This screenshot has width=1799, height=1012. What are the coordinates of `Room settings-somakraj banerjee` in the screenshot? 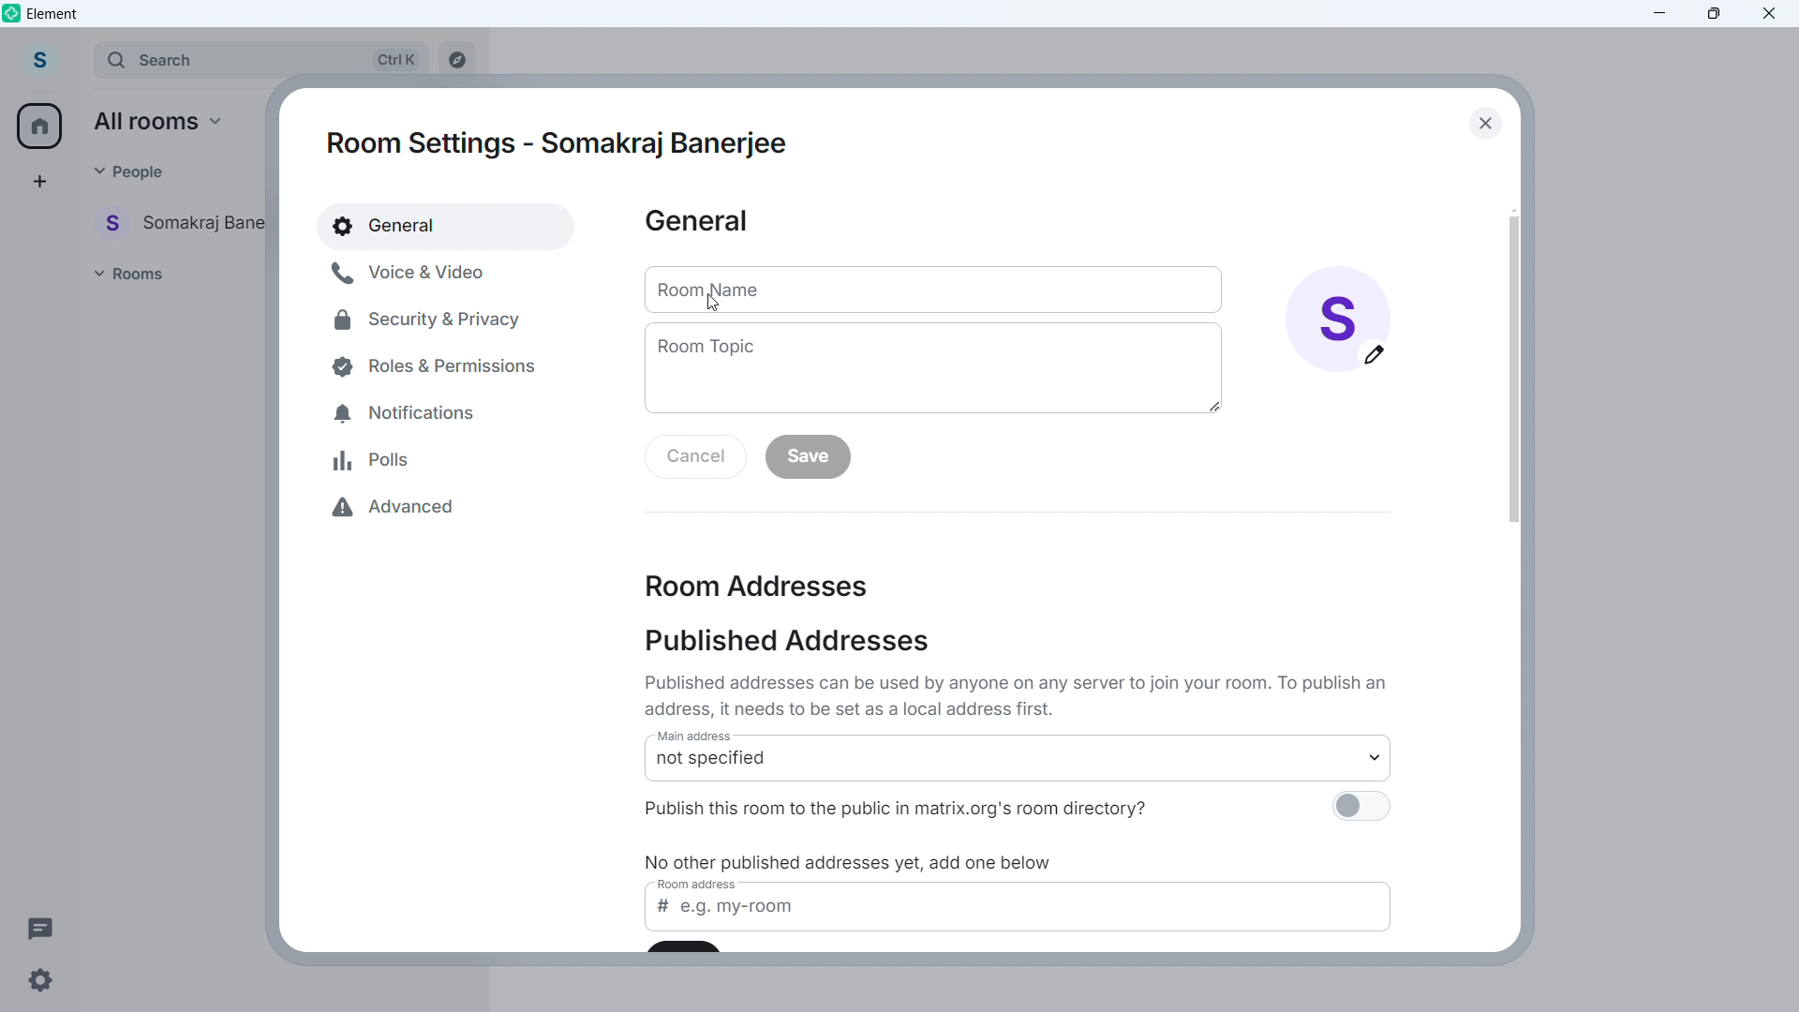 It's located at (561, 143).